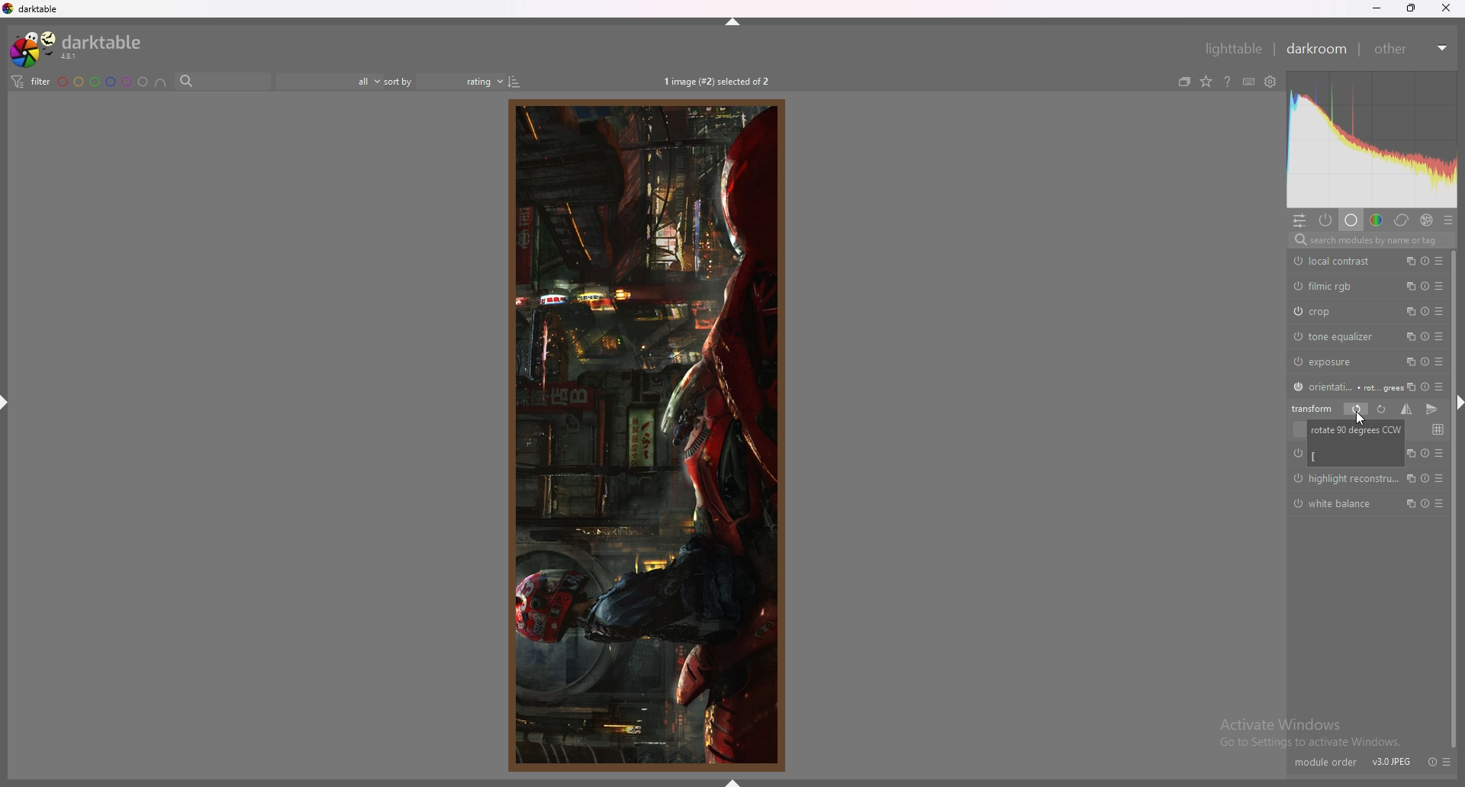  Describe the element at coordinates (1363, 51) in the screenshot. I see `divider` at that location.